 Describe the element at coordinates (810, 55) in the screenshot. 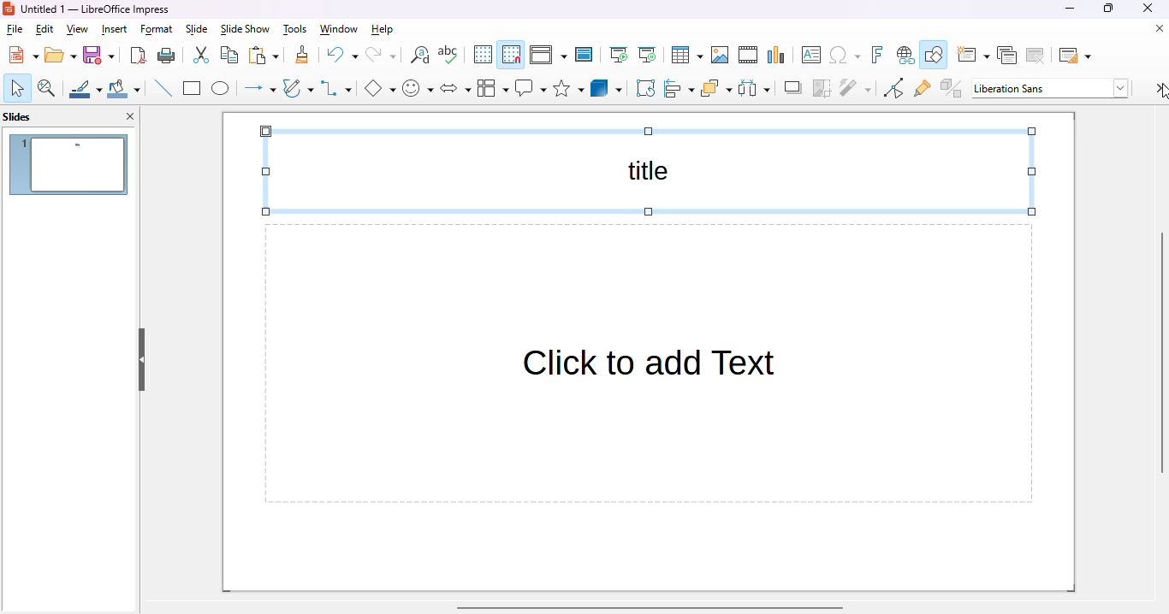

I see `insert text box` at that location.